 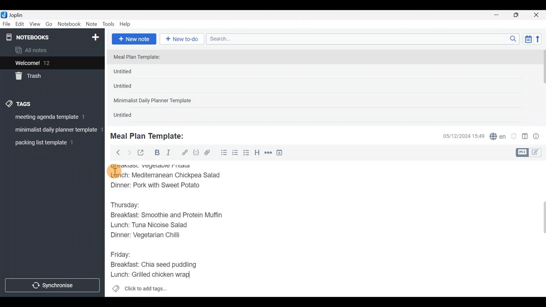 I want to click on Bulleted list, so click(x=223, y=153).